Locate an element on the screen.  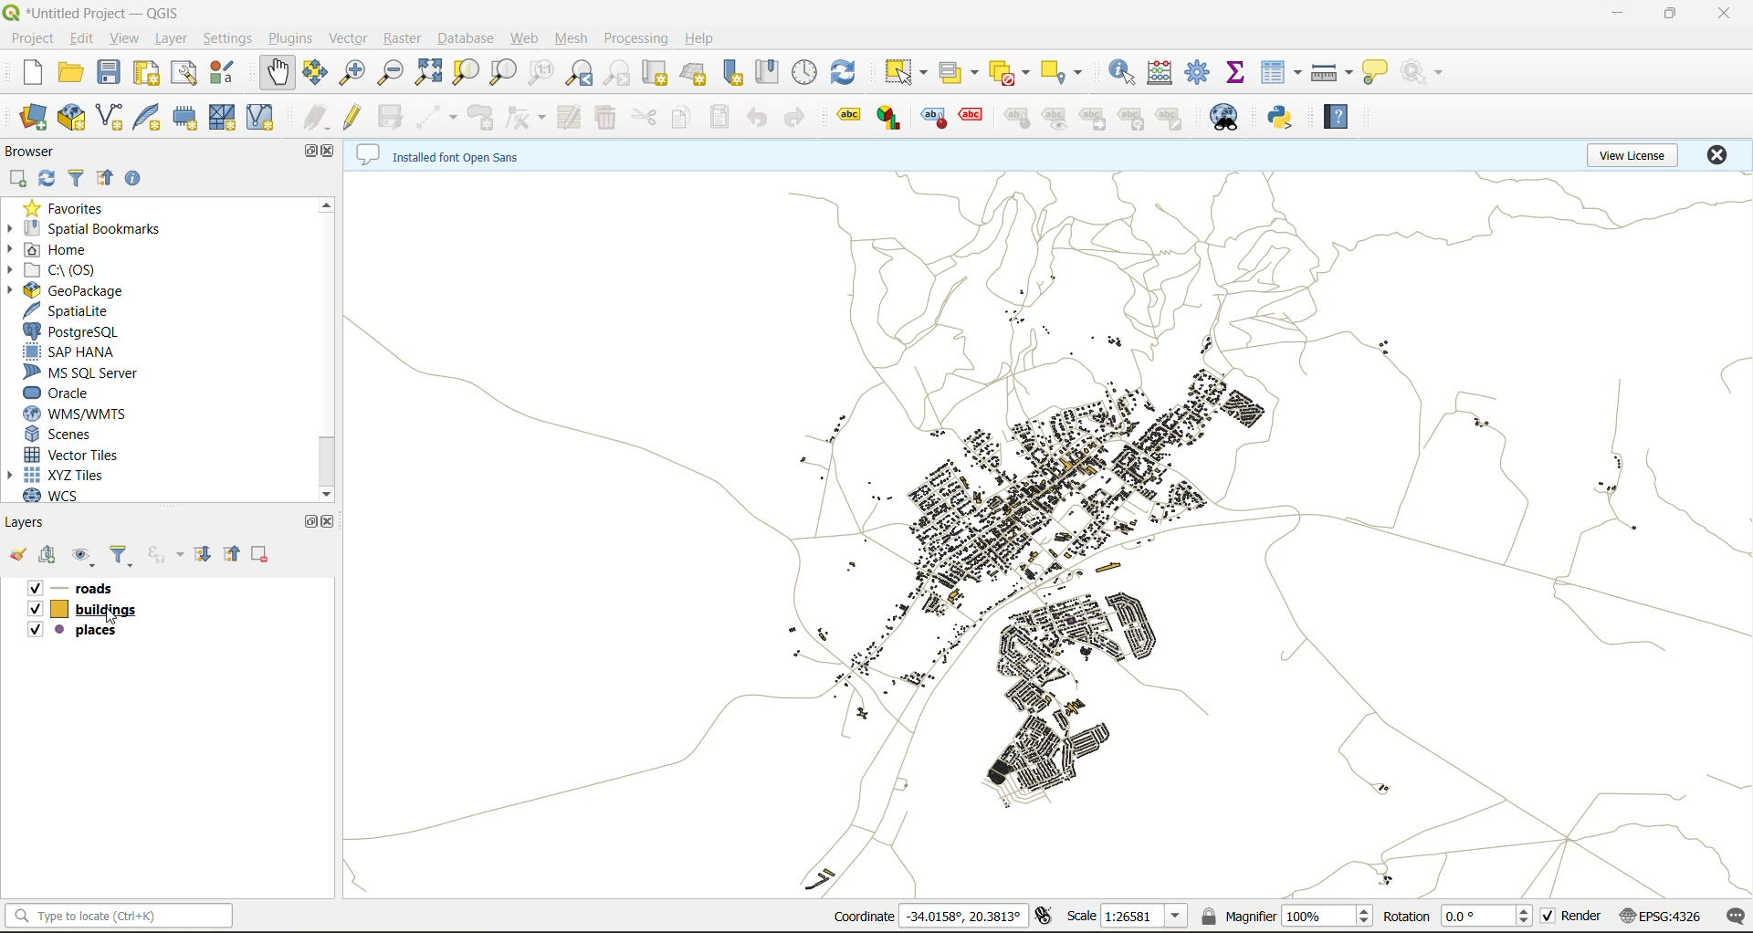
database is located at coordinates (464, 41).